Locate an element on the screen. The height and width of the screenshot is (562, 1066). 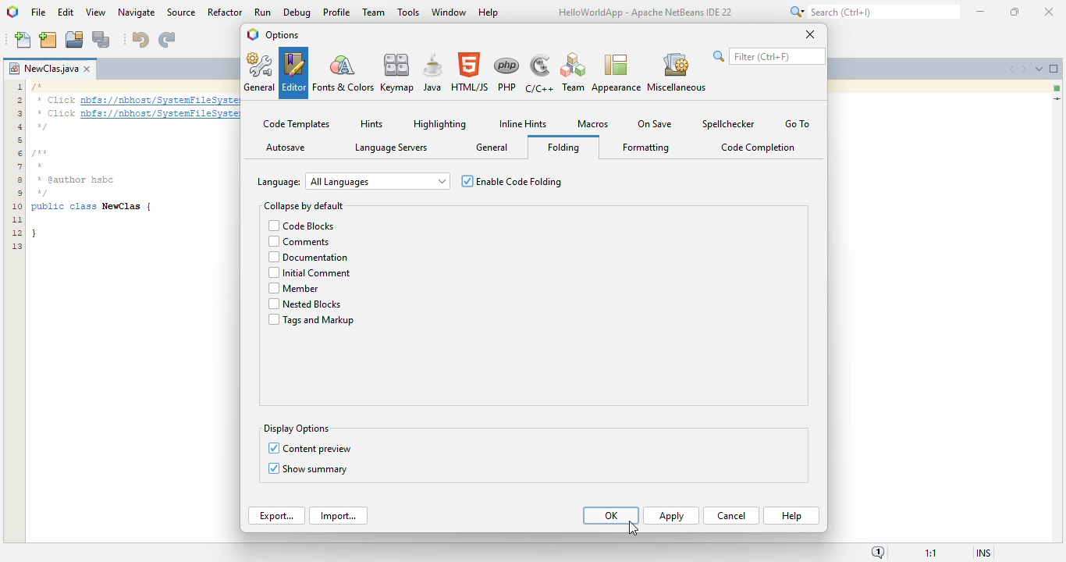
no errors is located at coordinates (1057, 88).